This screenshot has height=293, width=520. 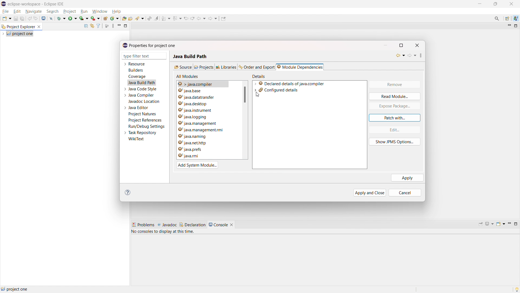 I want to click on skip all breakpoint, so click(x=51, y=18).